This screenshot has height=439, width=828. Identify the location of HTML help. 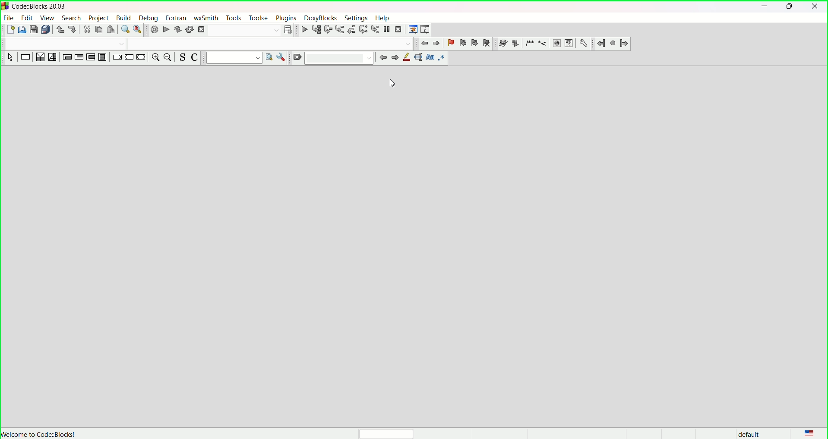
(568, 43).